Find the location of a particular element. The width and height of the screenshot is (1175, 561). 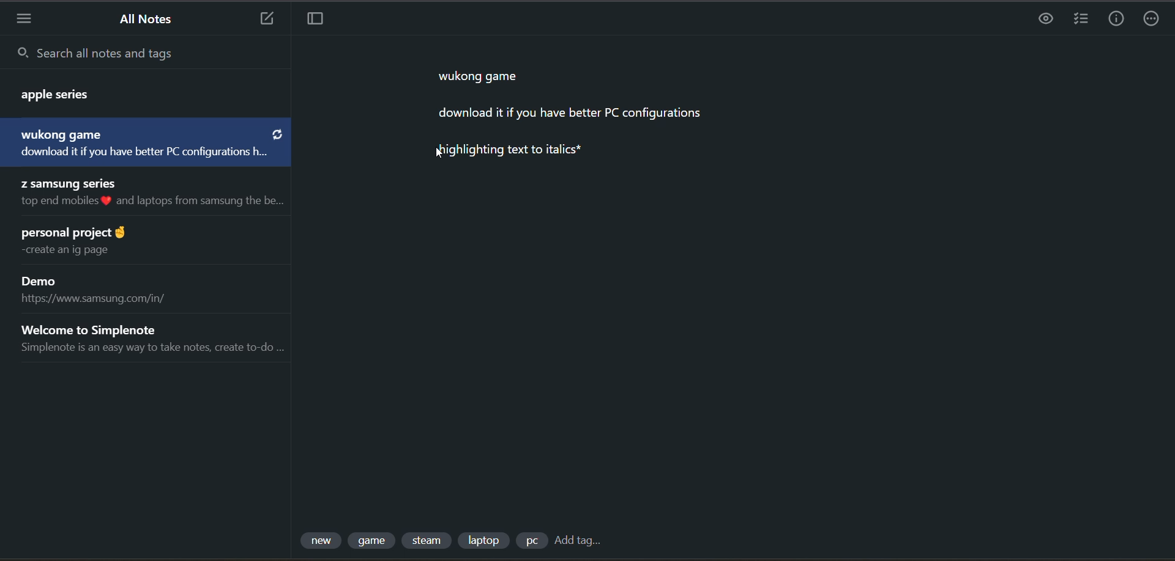

tag 5 is located at coordinates (531, 541).